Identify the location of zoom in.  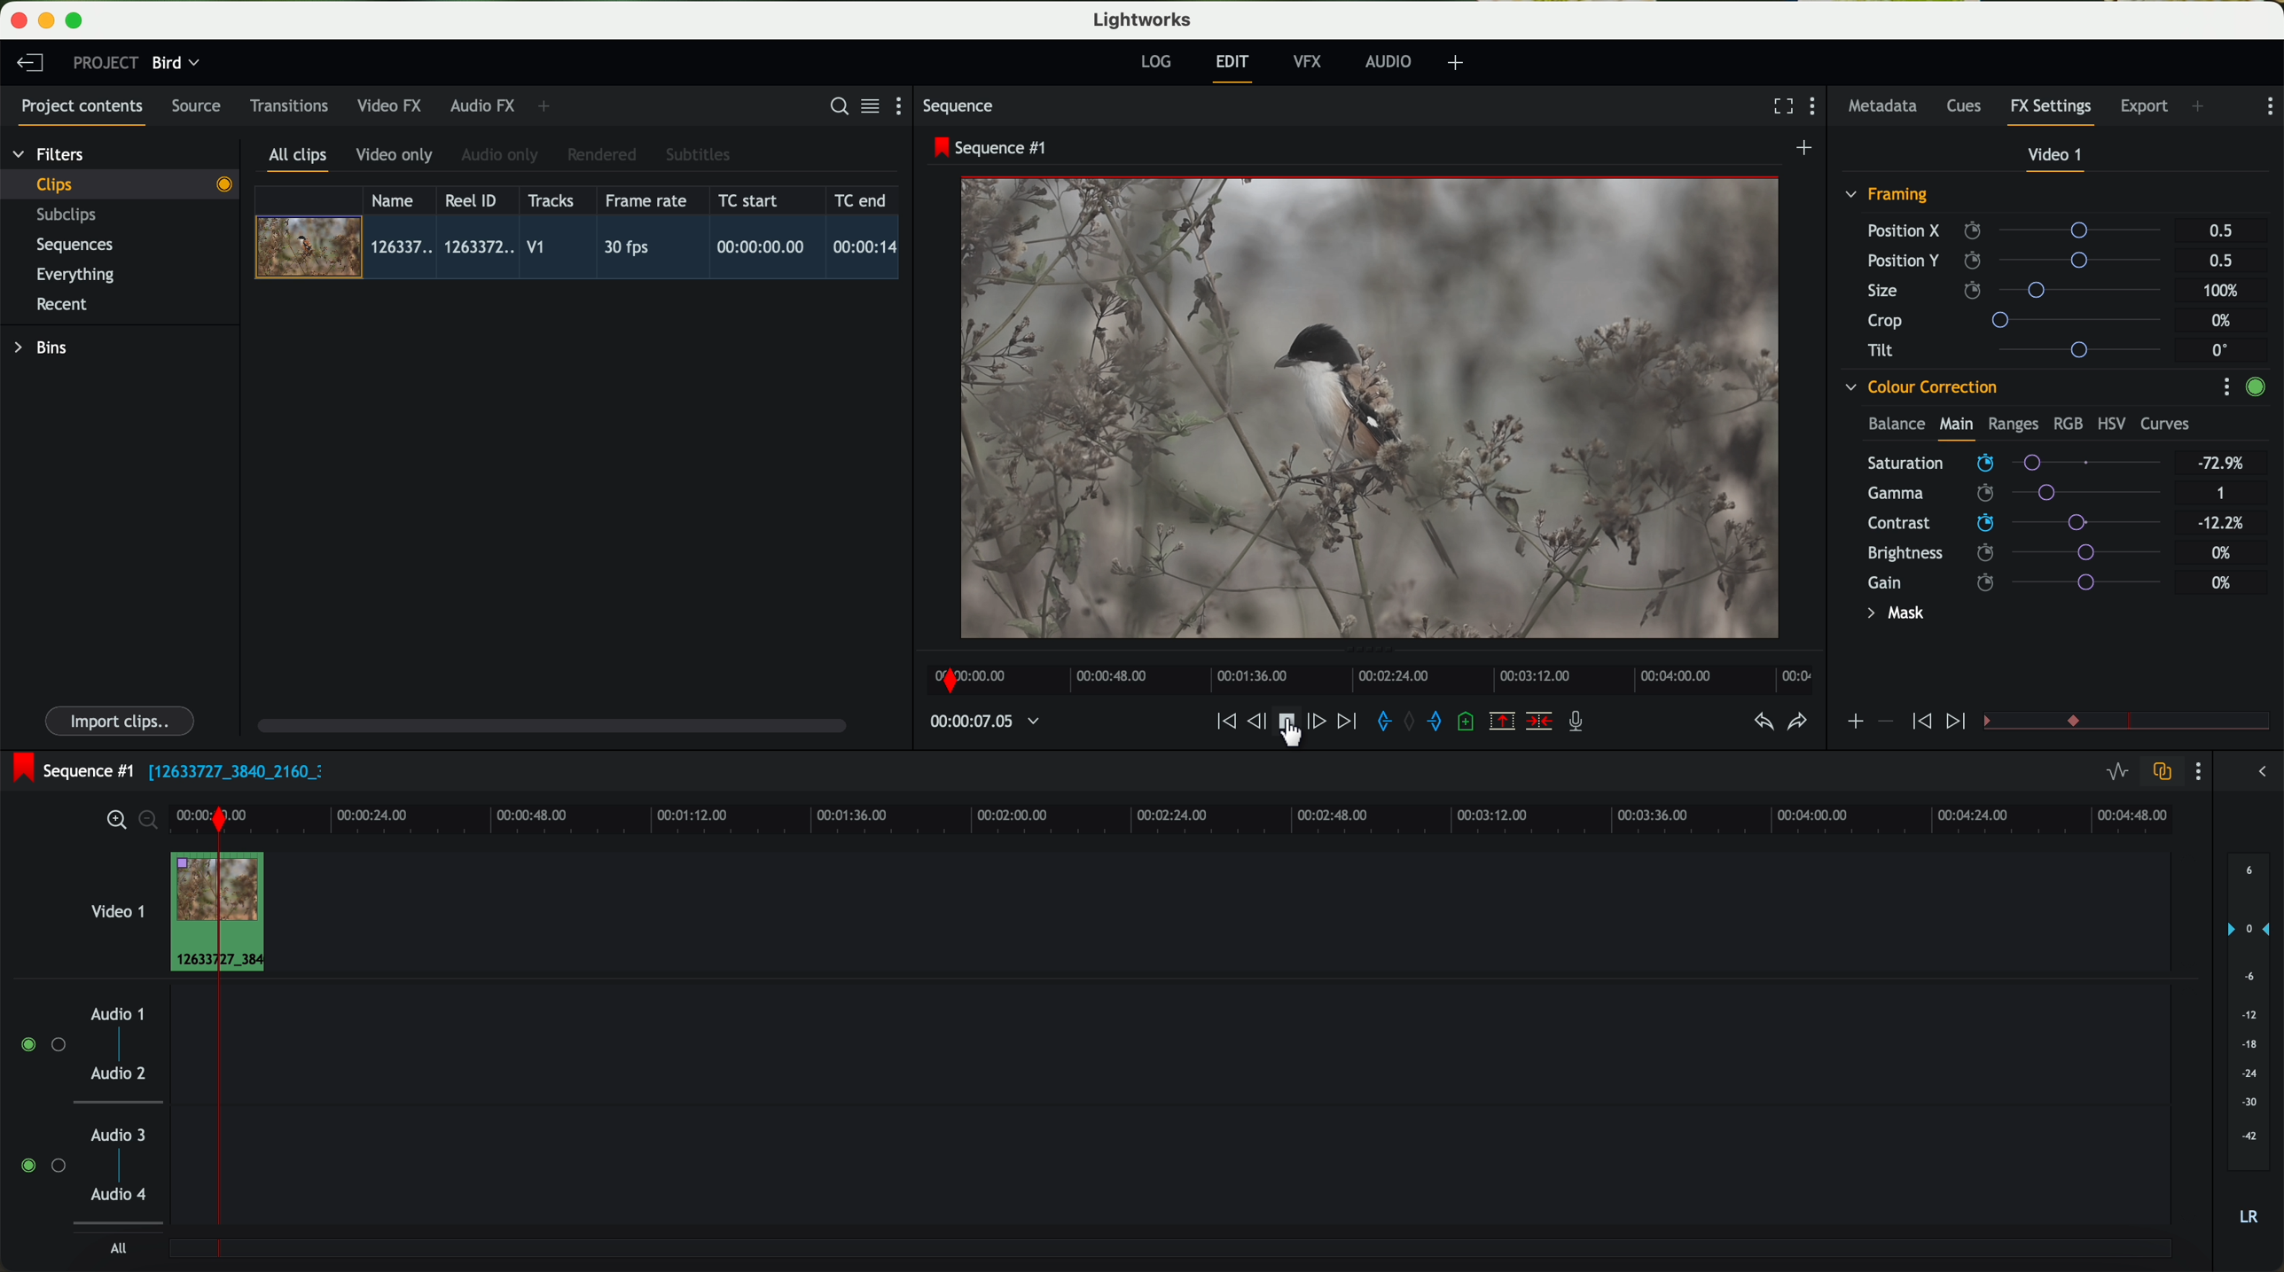
(113, 821).